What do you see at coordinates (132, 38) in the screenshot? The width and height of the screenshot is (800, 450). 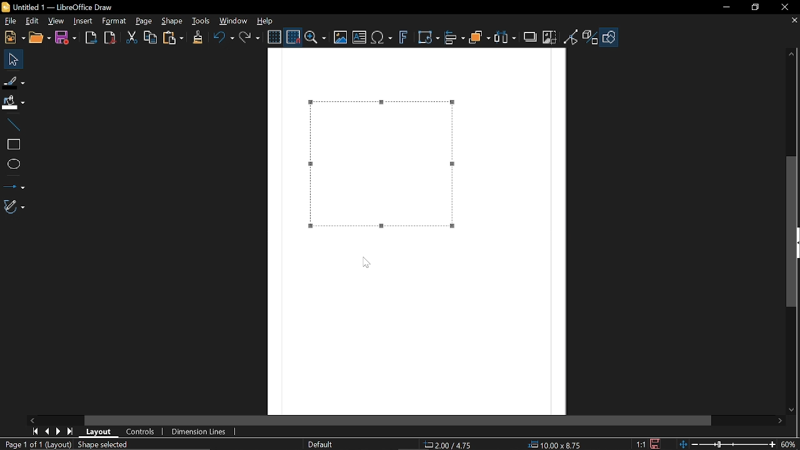 I see `Cut` at bounding box center [132, 38].